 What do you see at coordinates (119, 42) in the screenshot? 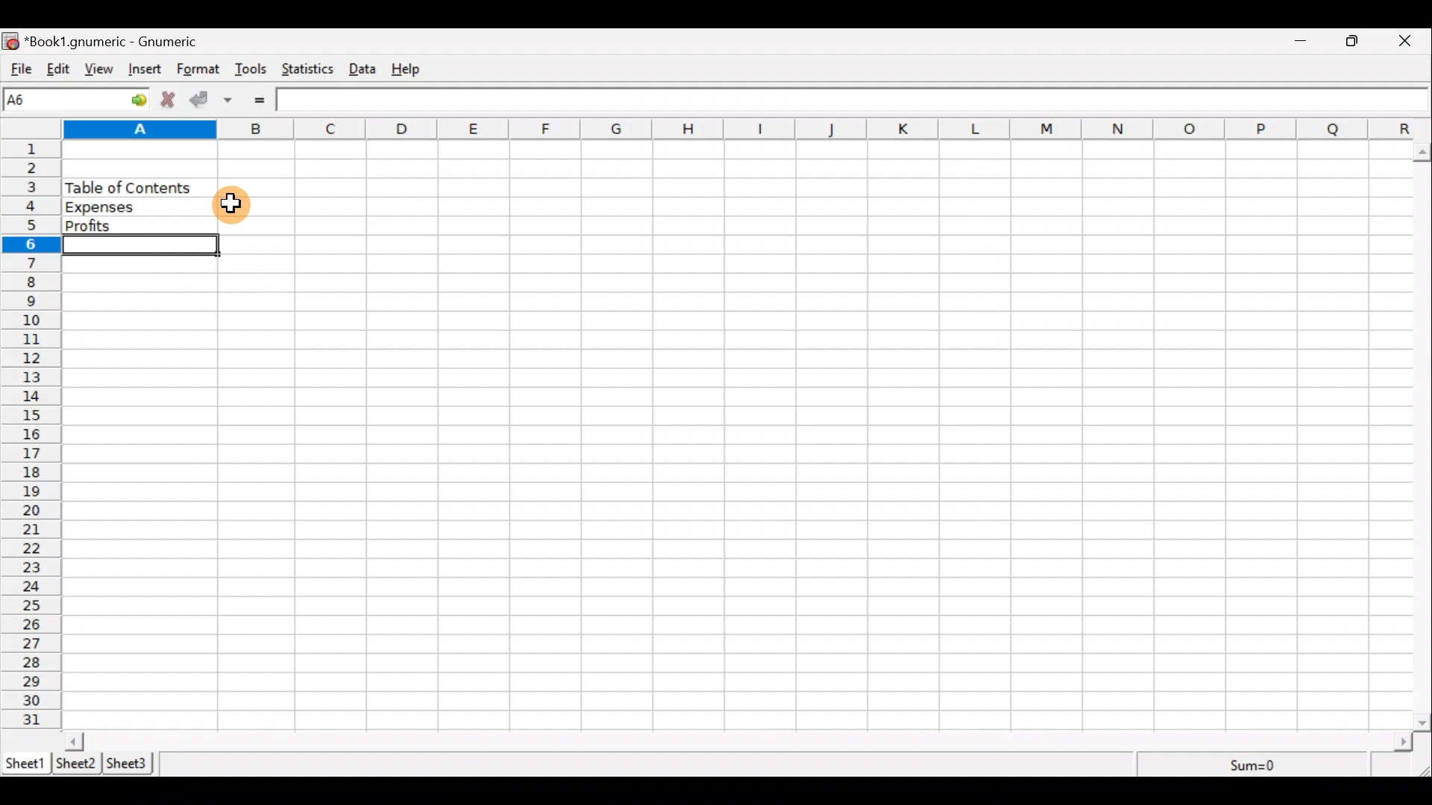
I see `“Book1.gnumeric - Gnumeric` at bounding box center [119, 42].